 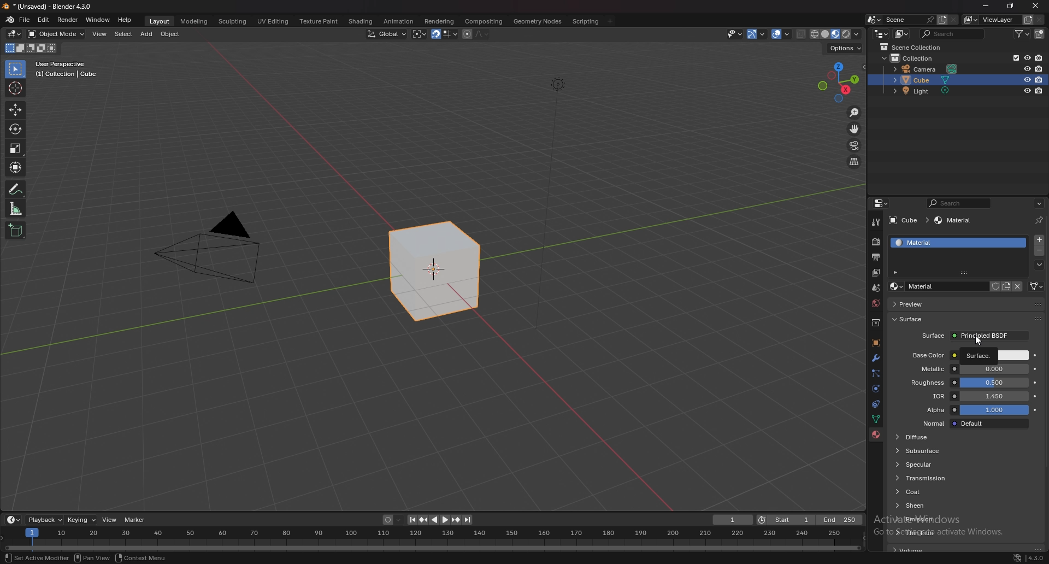 What do you see at coordinates (10, 19) in the screenshot?
I see `blender` at bounding box center [10, 19].